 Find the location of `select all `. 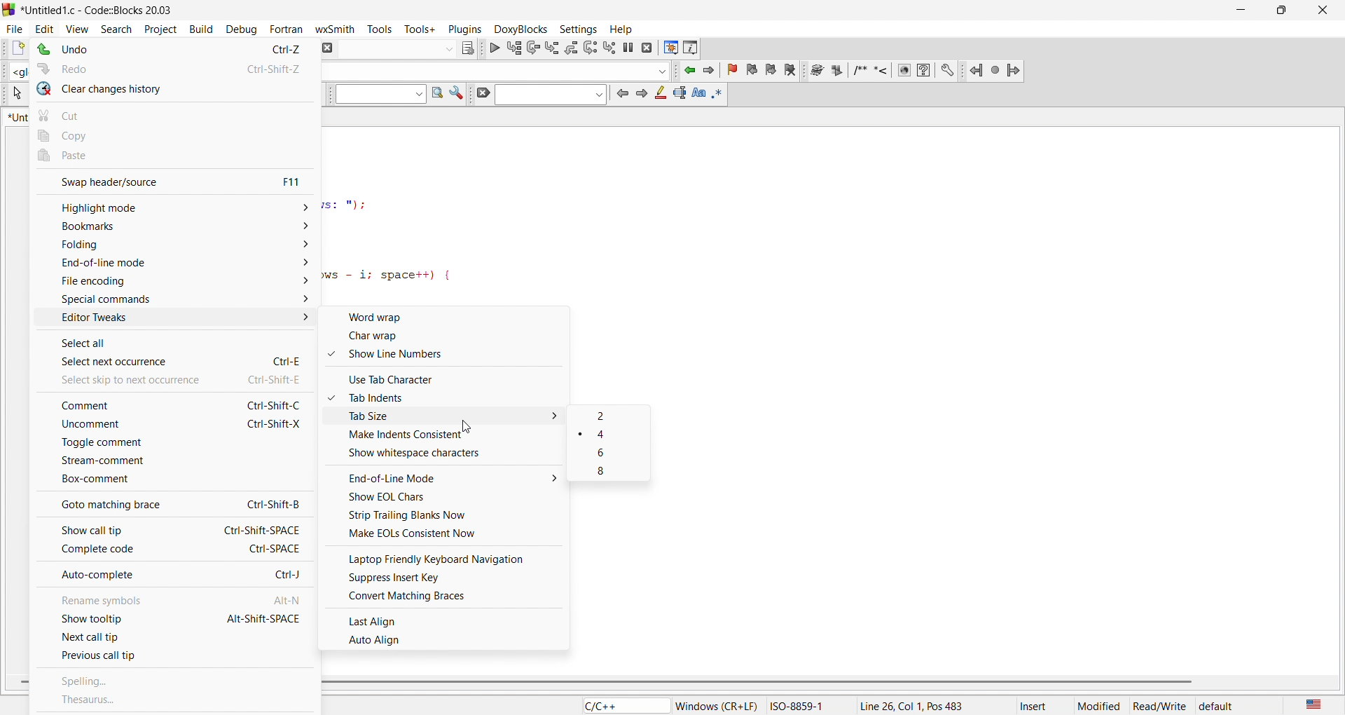

select all  is located at coordinates (117, 345).